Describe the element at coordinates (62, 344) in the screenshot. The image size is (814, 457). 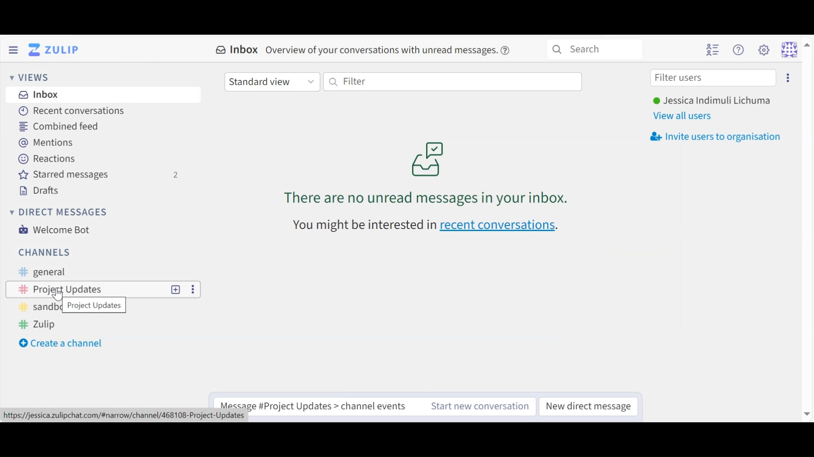
I see `Create a channel` at that location.